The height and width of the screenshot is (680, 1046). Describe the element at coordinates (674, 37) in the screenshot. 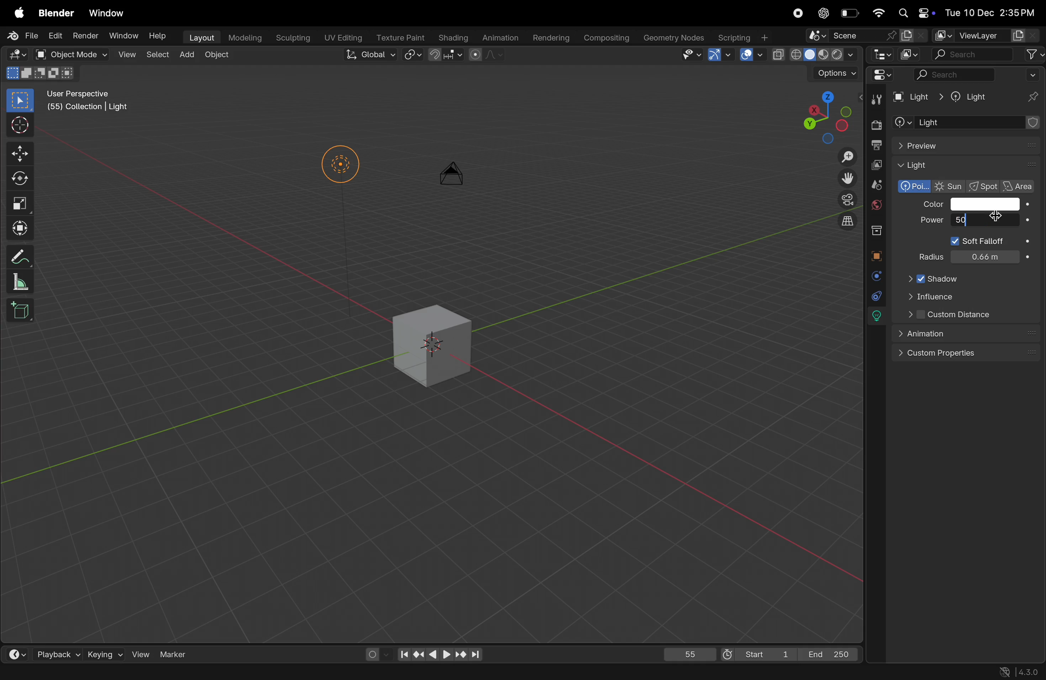

I see `geometery nodes` at that location.